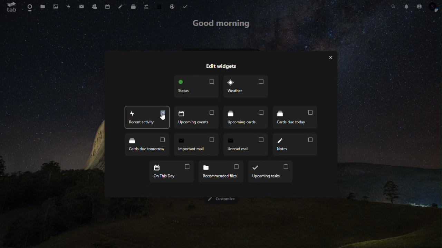  I want to click on mail hosting, so click(173, 6).